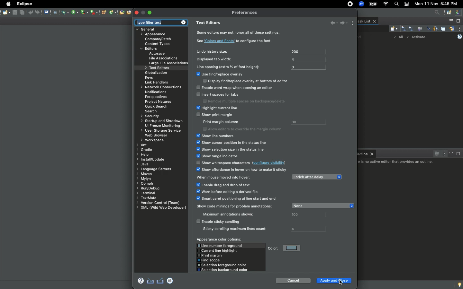 This screenshot has width=463, height=289. Describe the element at coordinates (404, 28) in the screenshot. I see `Categorized` at that location.